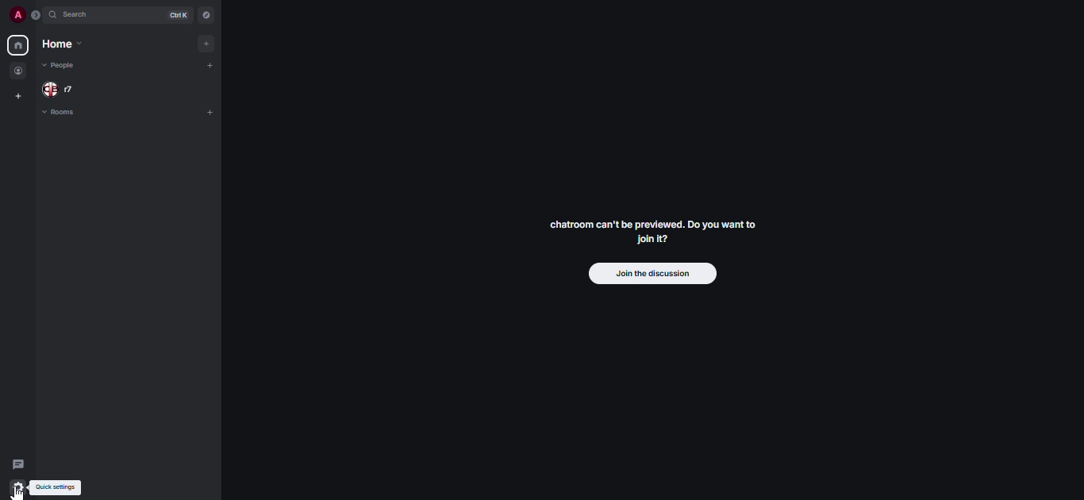 This screenshot has height=500, width=1084. I want to click on threads, so click(17, 465).